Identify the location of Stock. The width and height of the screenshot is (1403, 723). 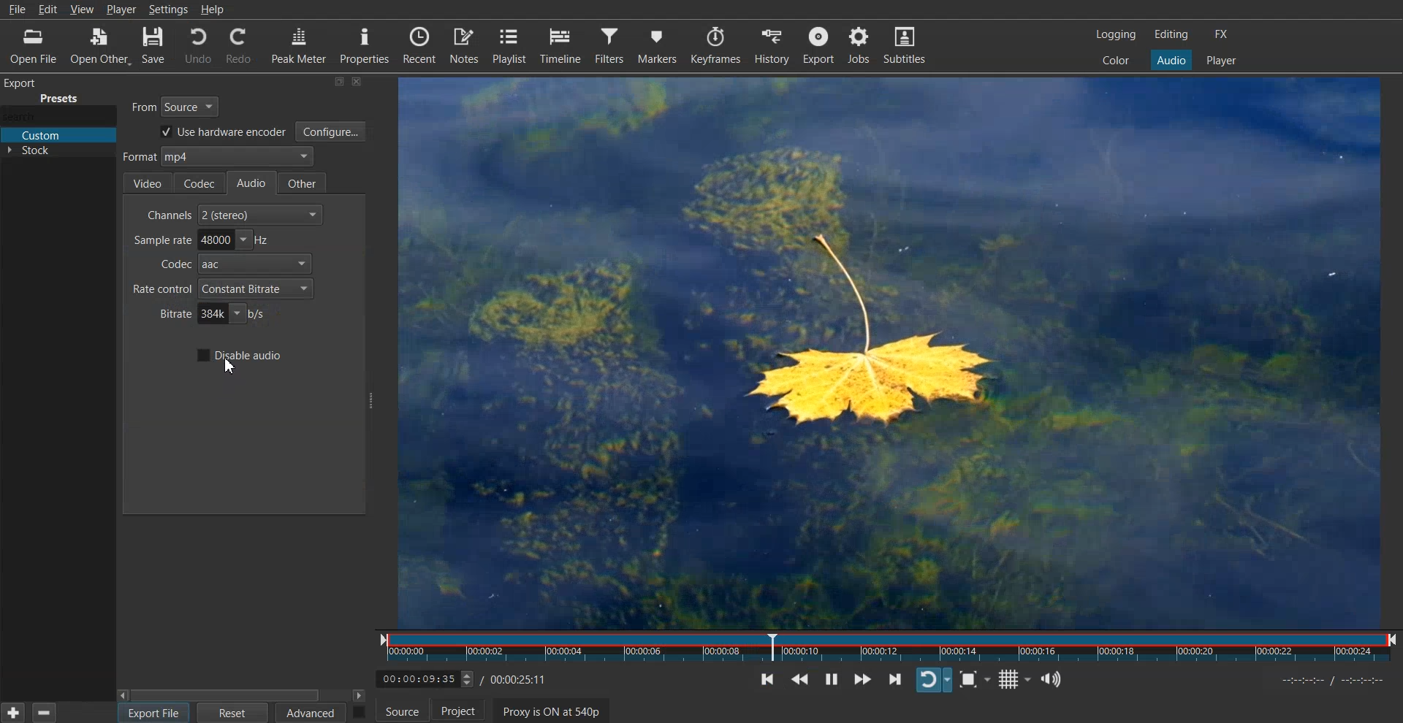
(58, 154).